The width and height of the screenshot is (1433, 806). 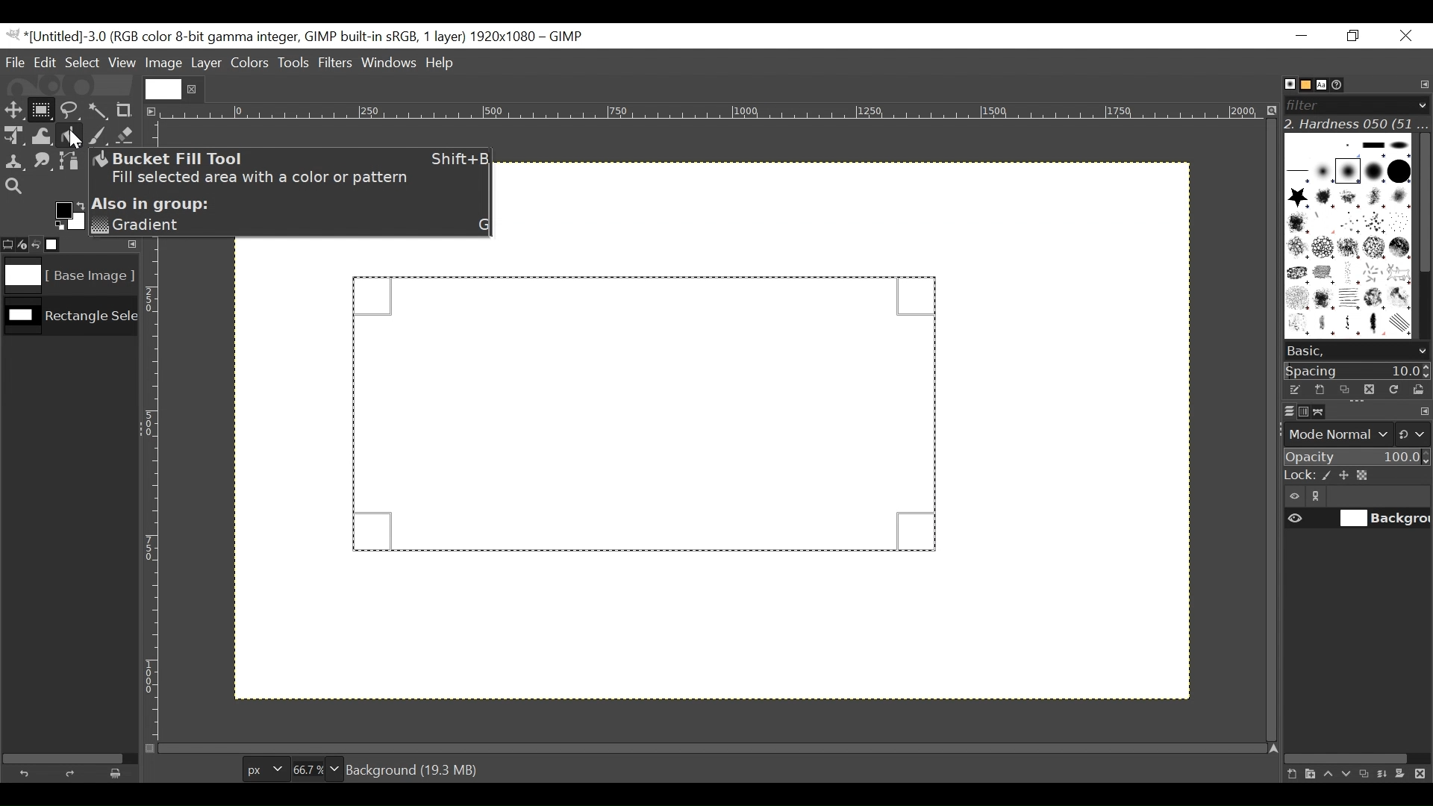 What do you see at coordinates (317, 767) in the screenshot?
I see `Zoom factor` at bounding box center [317, 767].